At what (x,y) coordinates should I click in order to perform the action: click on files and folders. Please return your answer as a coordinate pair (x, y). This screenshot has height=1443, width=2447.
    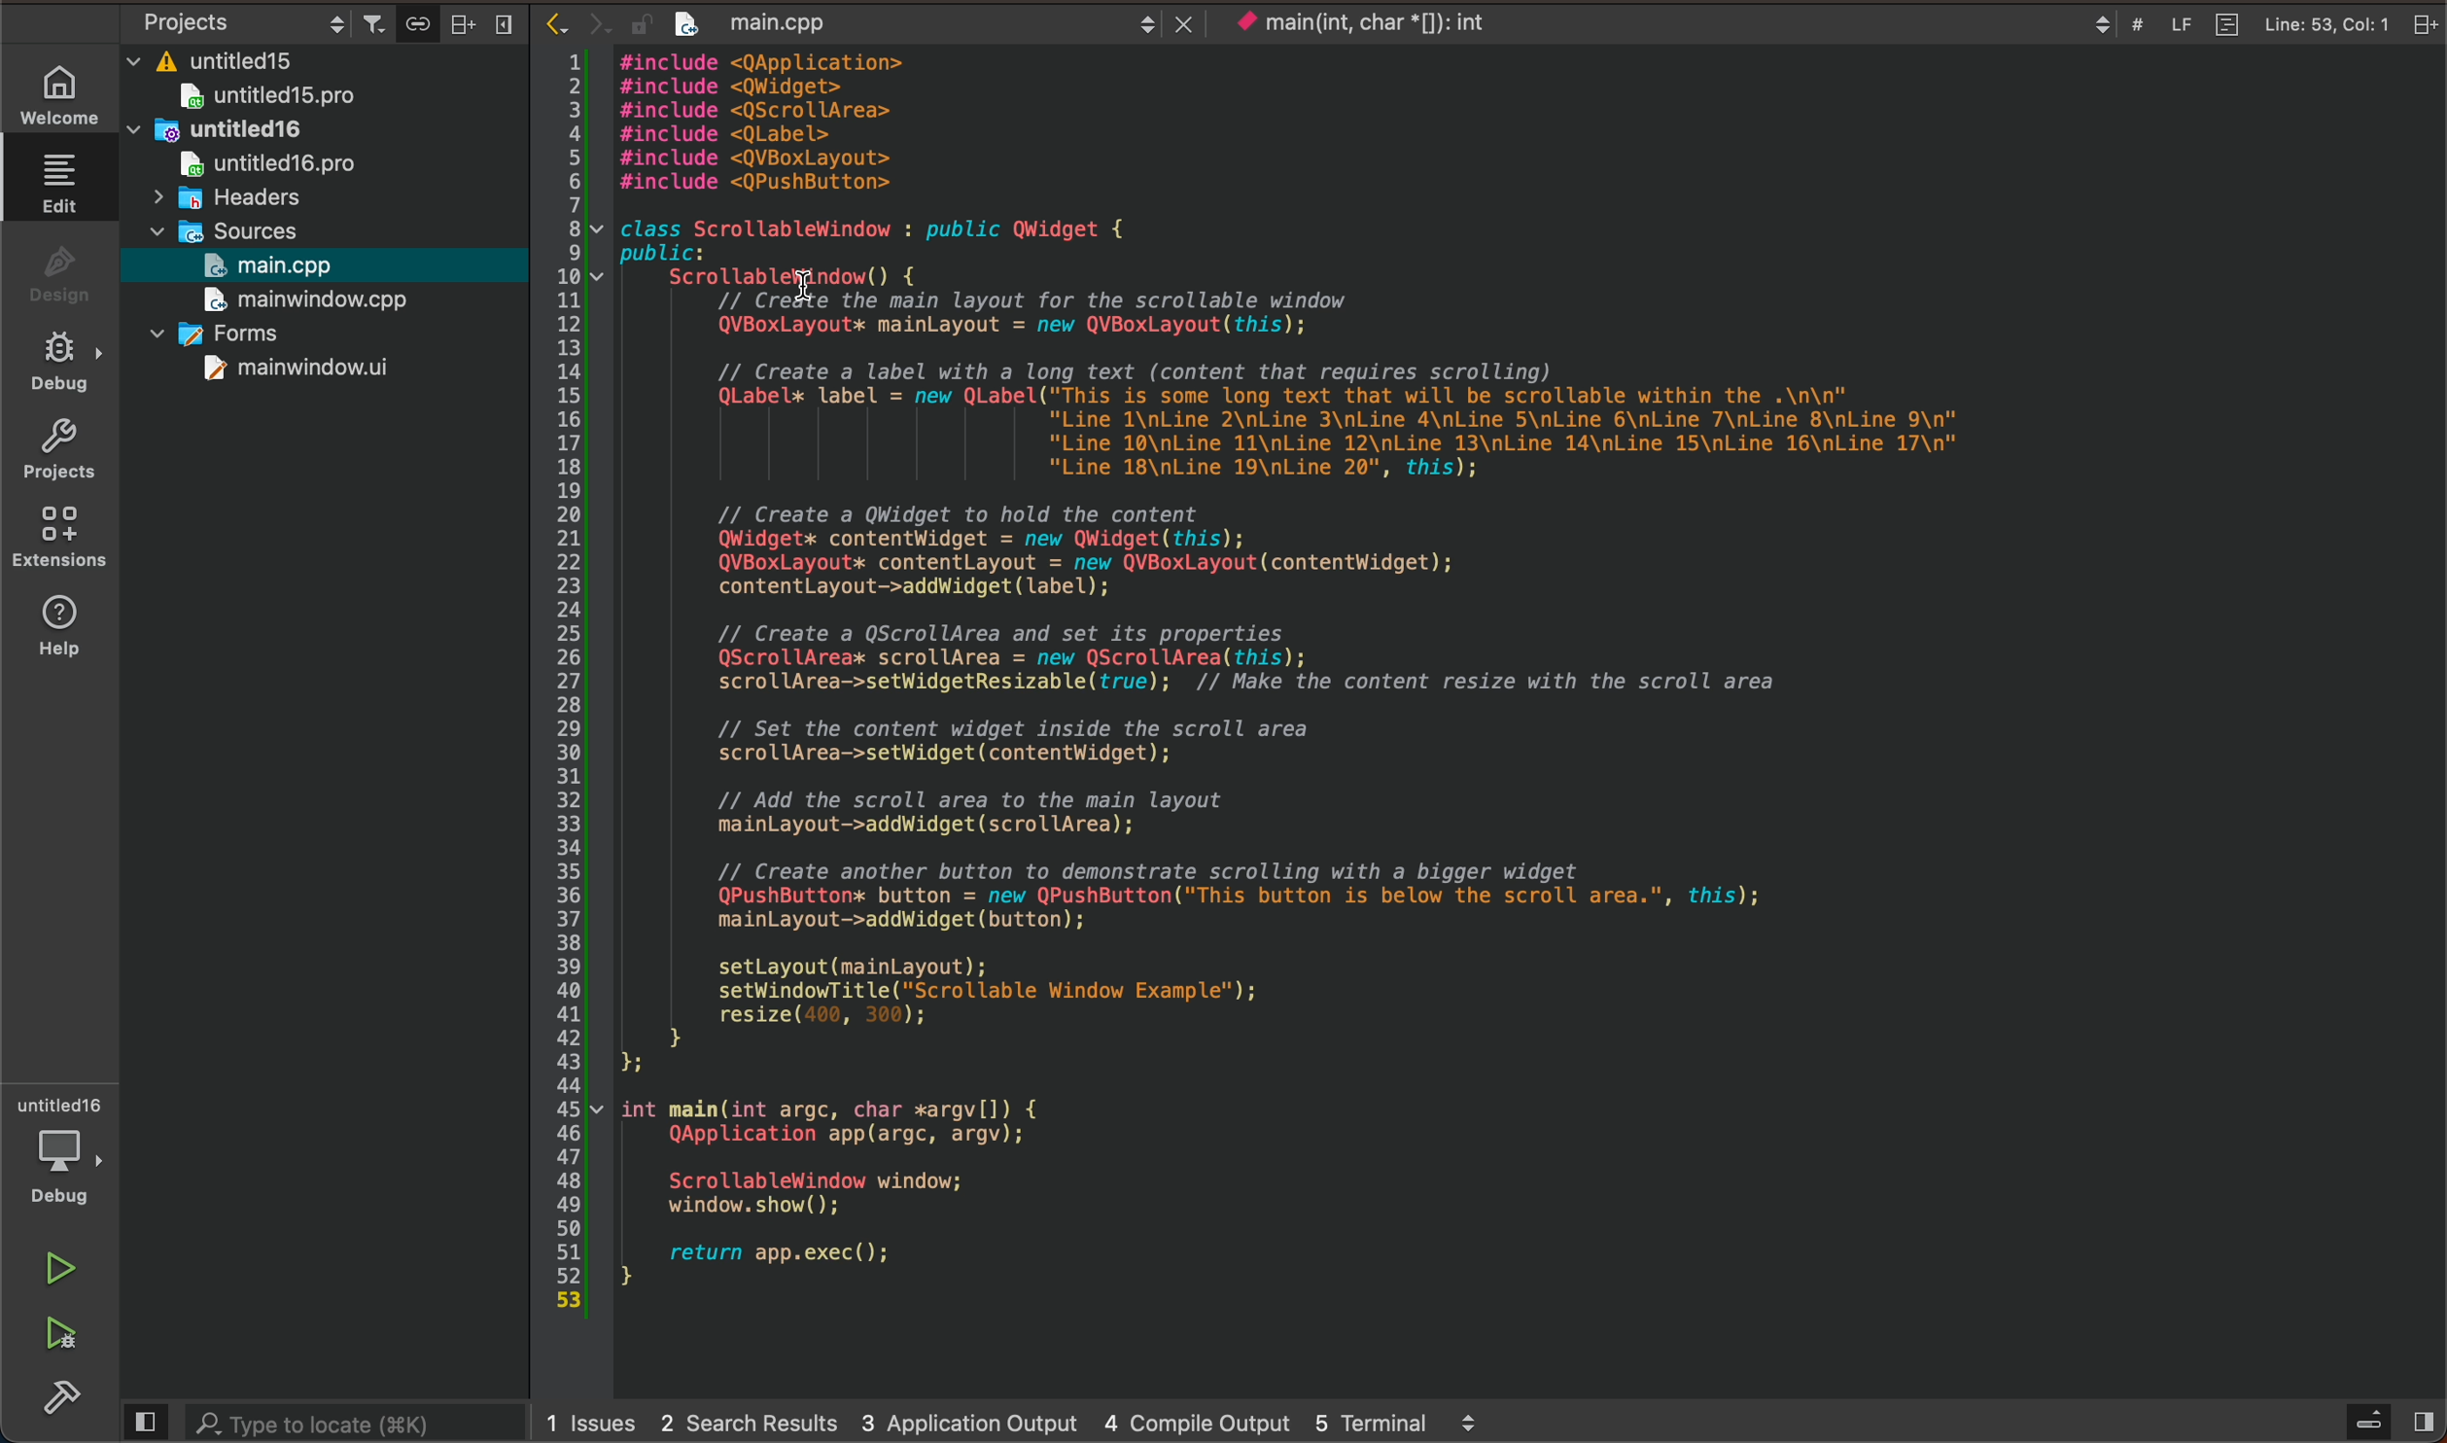
    Looking at the image, I should click on (321, 64).